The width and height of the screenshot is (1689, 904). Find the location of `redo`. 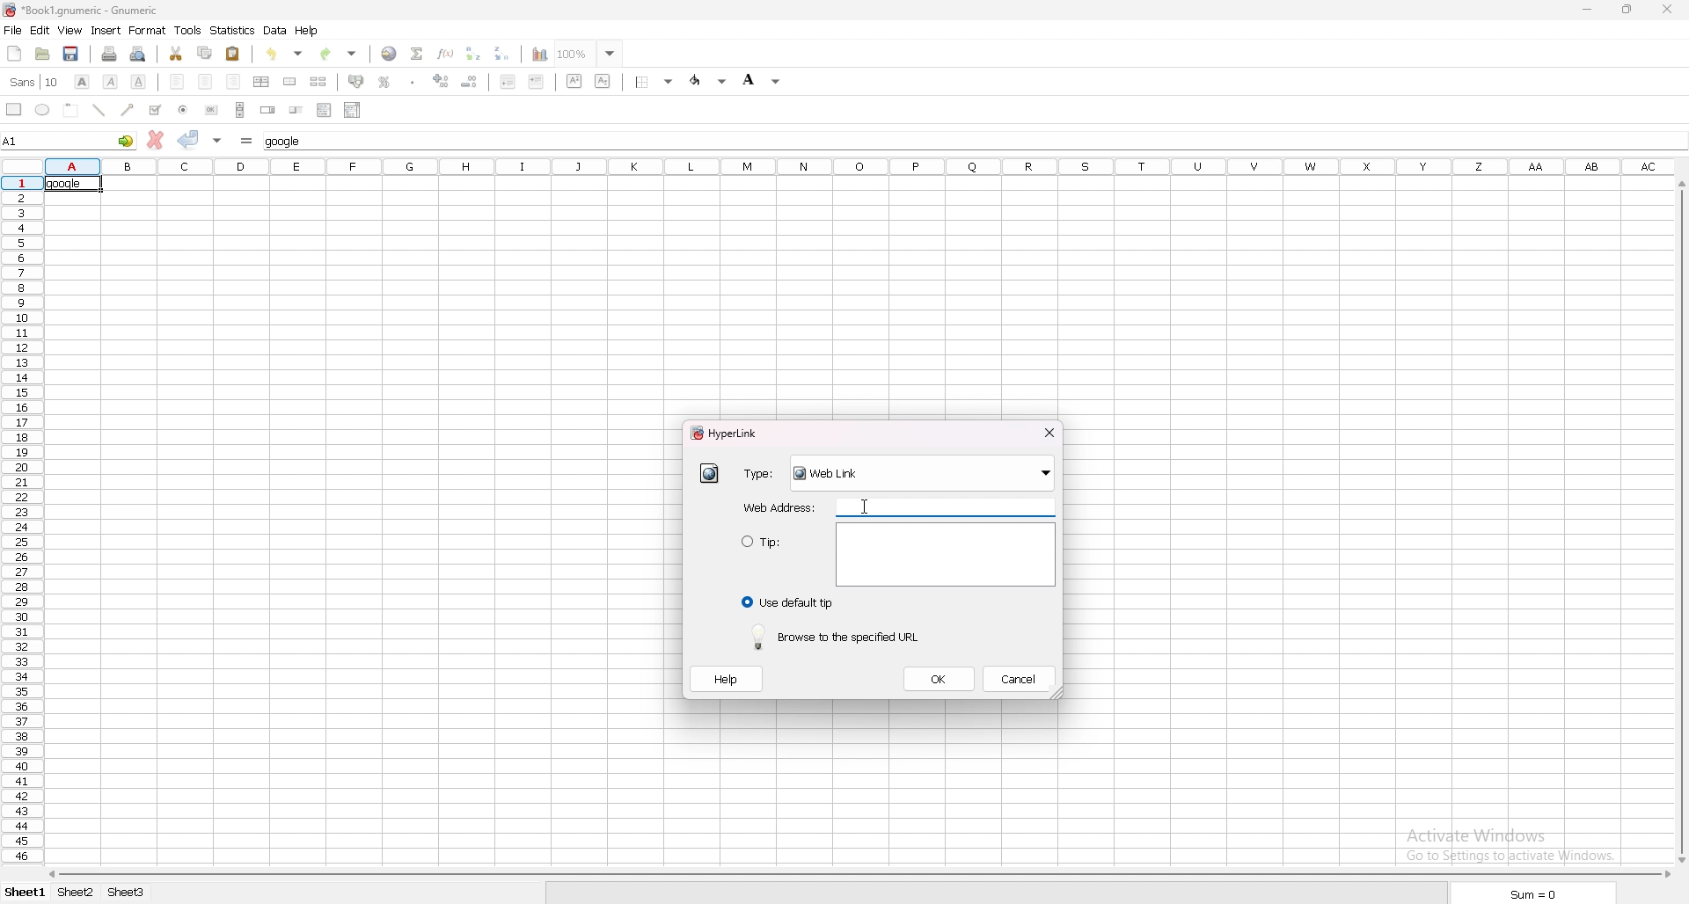

redo is located at coordinates (340, 54).